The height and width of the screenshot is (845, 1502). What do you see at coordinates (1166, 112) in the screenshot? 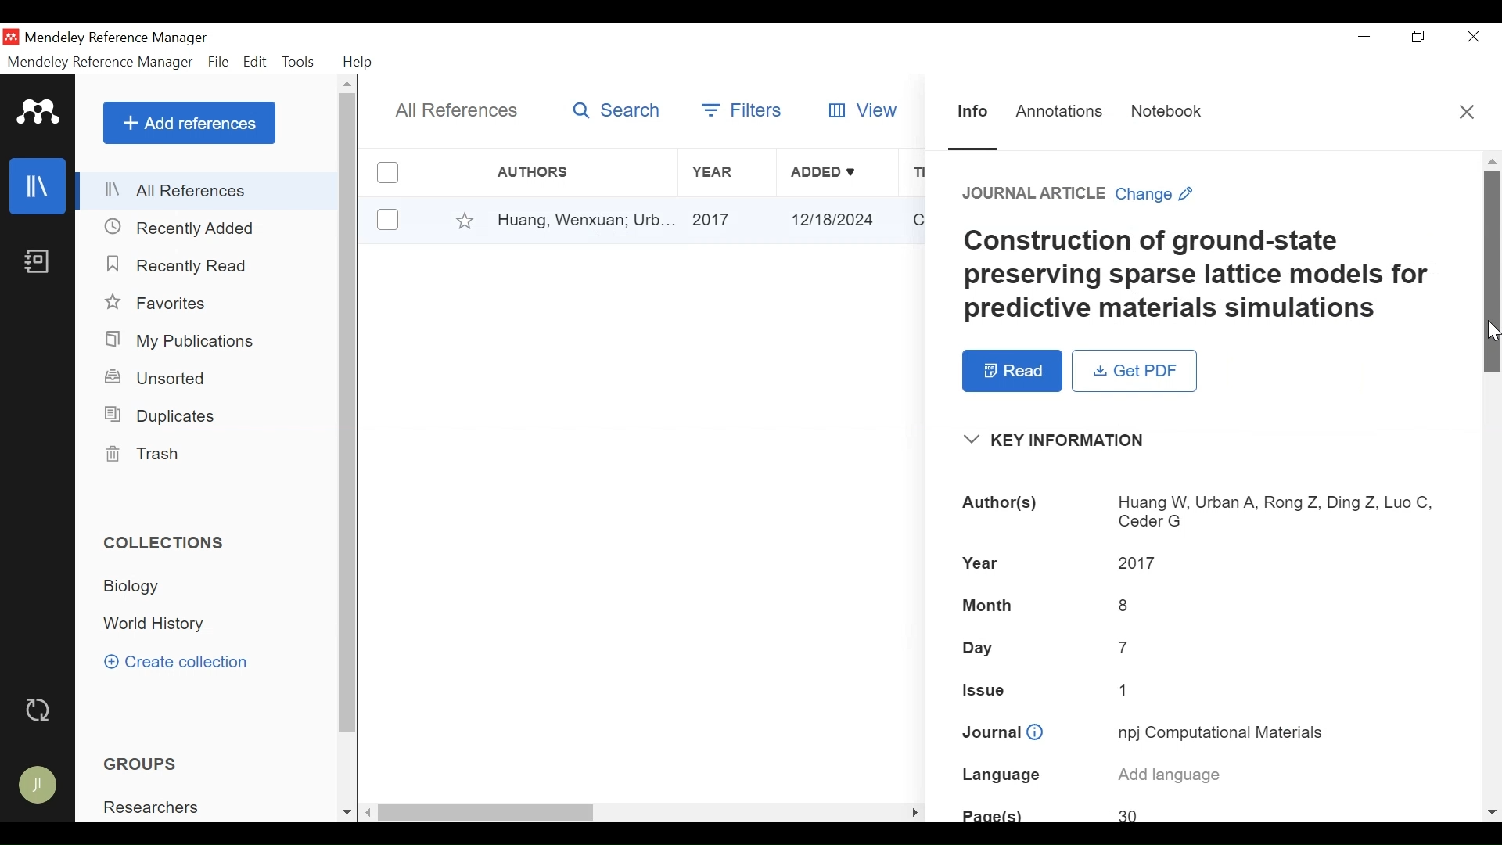
I see `Notebook` at bounding box center [1166, 112].